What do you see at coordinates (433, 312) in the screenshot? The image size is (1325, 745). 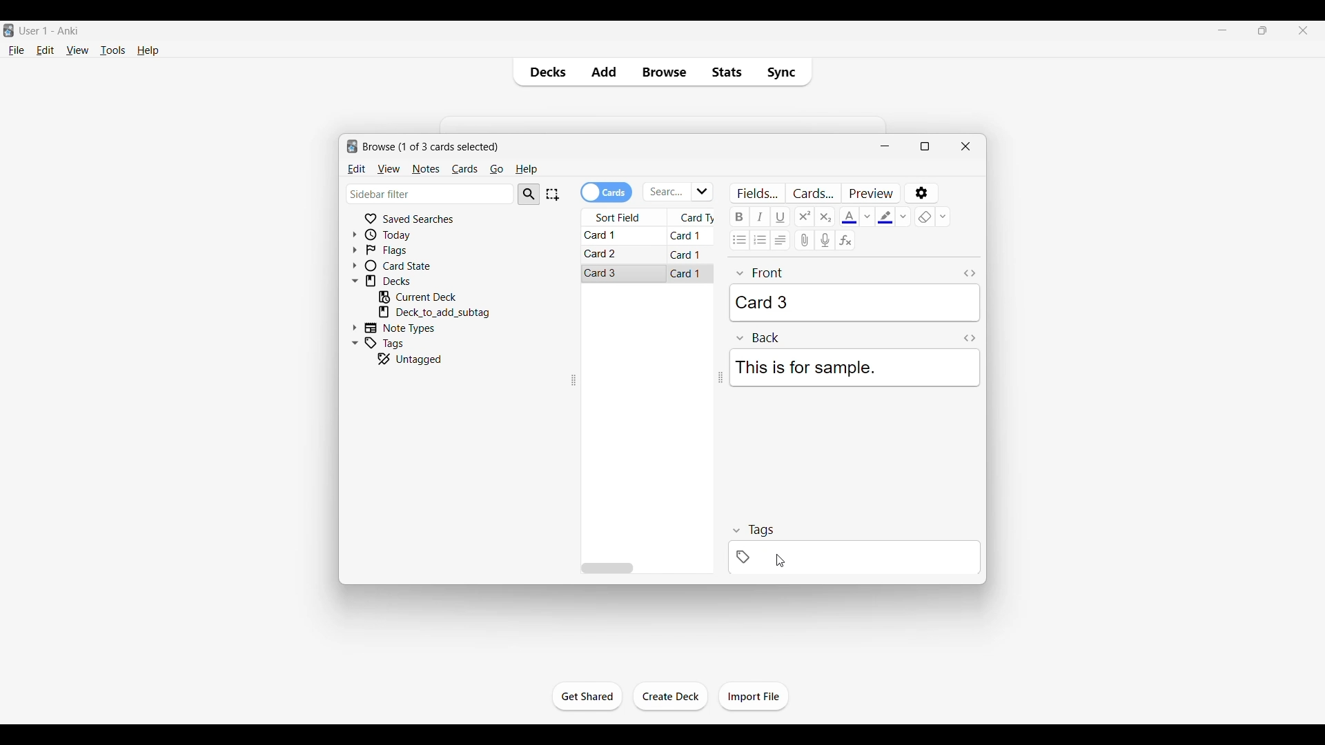 I see `Click to go to mentioned deck` at bounding box center [433, 312].